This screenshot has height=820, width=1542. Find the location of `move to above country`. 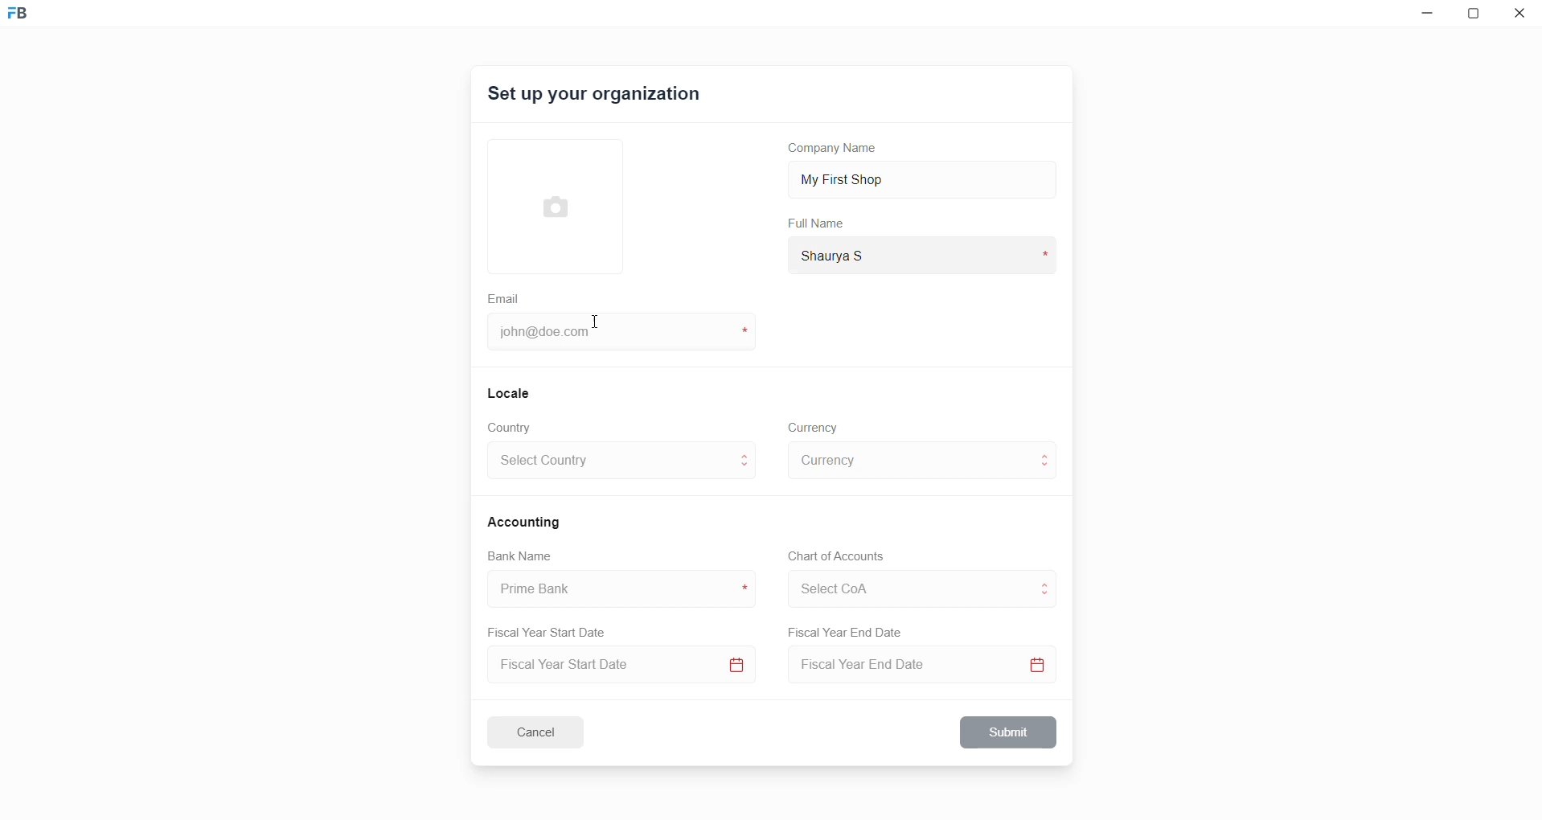

move to above country is located at coordinates (748, 454).